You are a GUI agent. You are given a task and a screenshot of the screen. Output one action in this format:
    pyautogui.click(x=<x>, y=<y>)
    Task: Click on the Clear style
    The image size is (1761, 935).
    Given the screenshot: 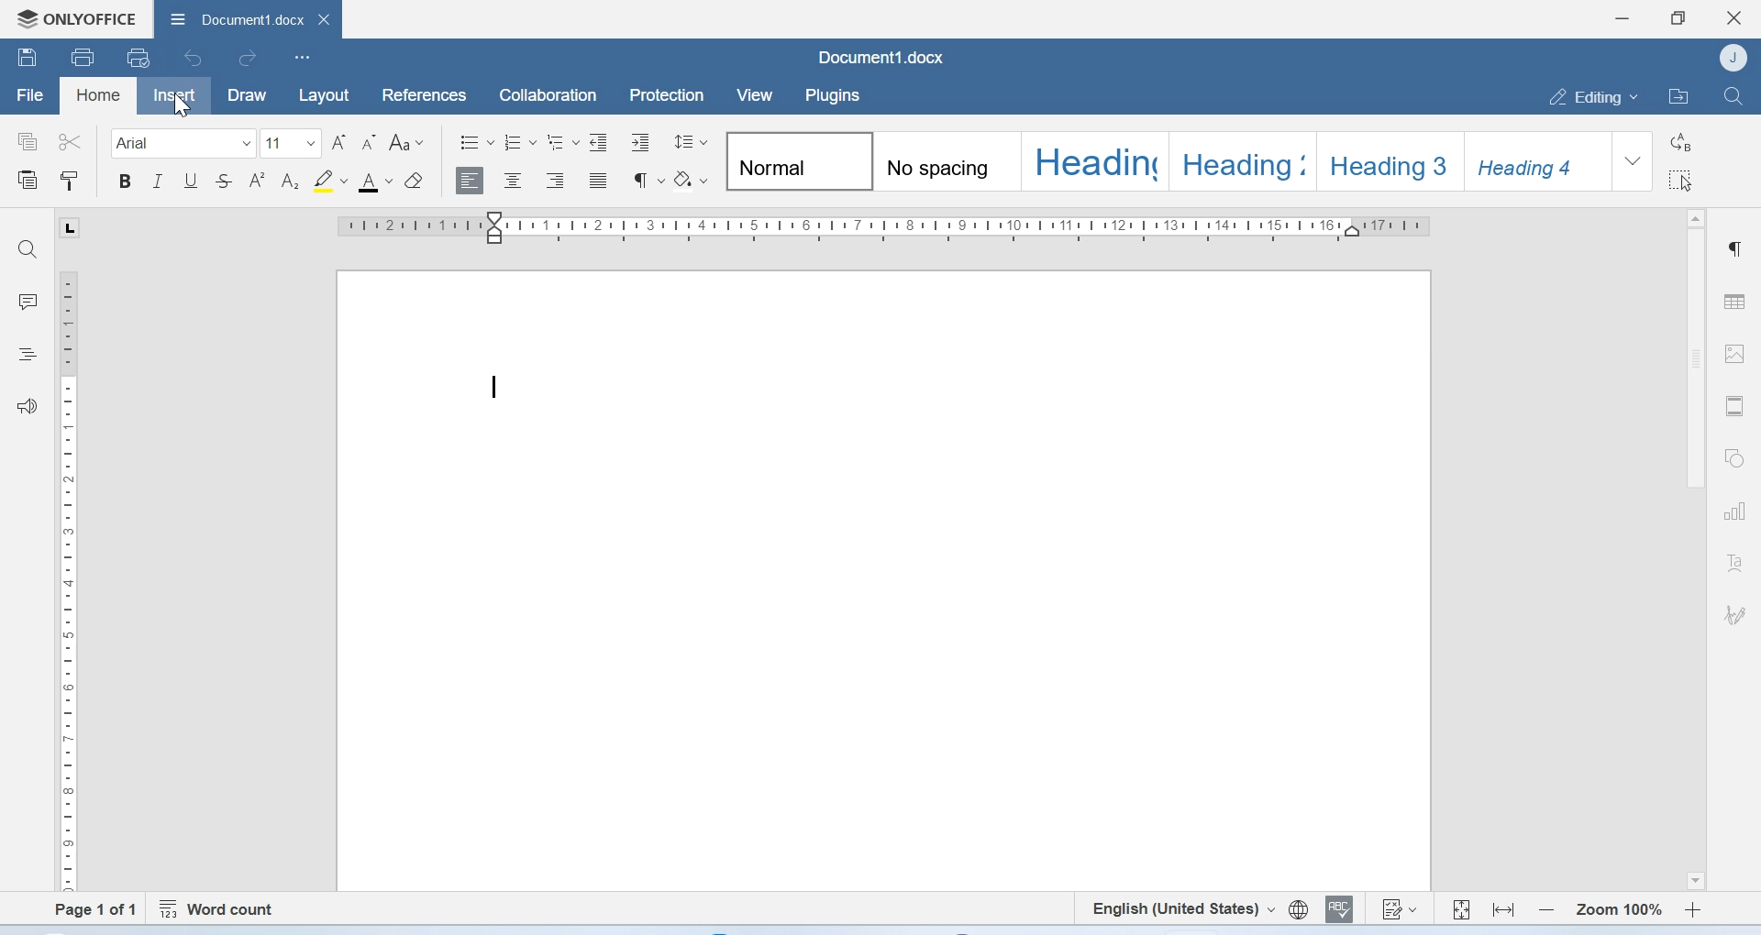 What is the action you would take?
    pyautogui.click(x=414, y=181)
    